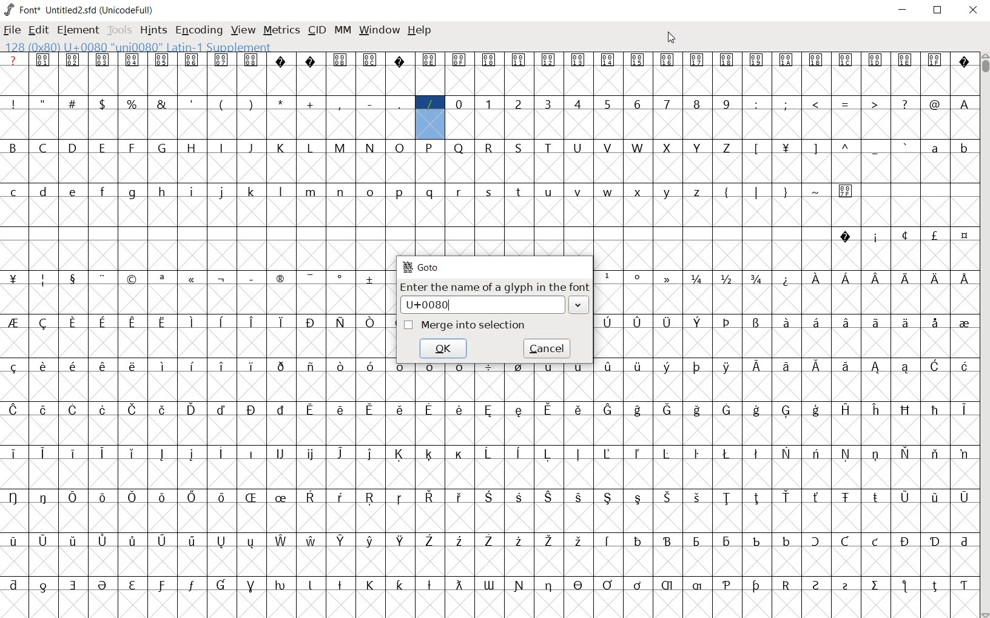 The height and width of the screenshot is (618, 990). I want to click on glyph, so click(370, 541).